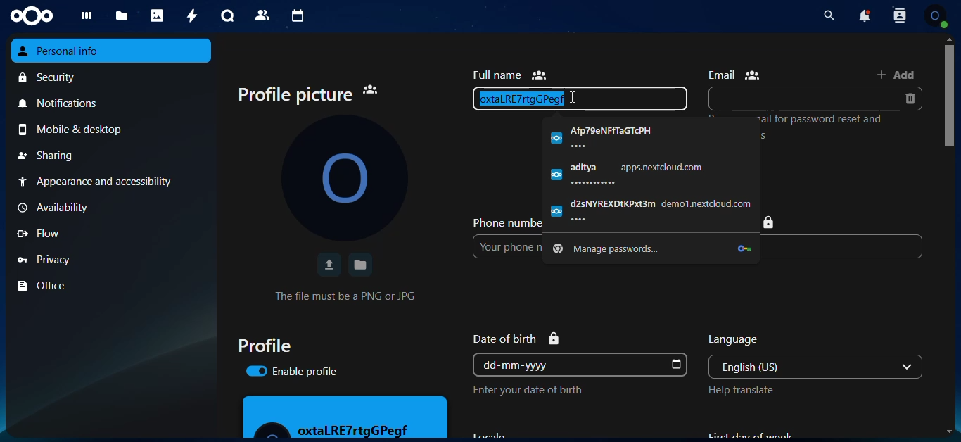 This screenshot has height=442, width=961. Describe the element at coordinates (580, 99) in the screenshot. I see `oxtalLRE7rtgGPegf` at that location.